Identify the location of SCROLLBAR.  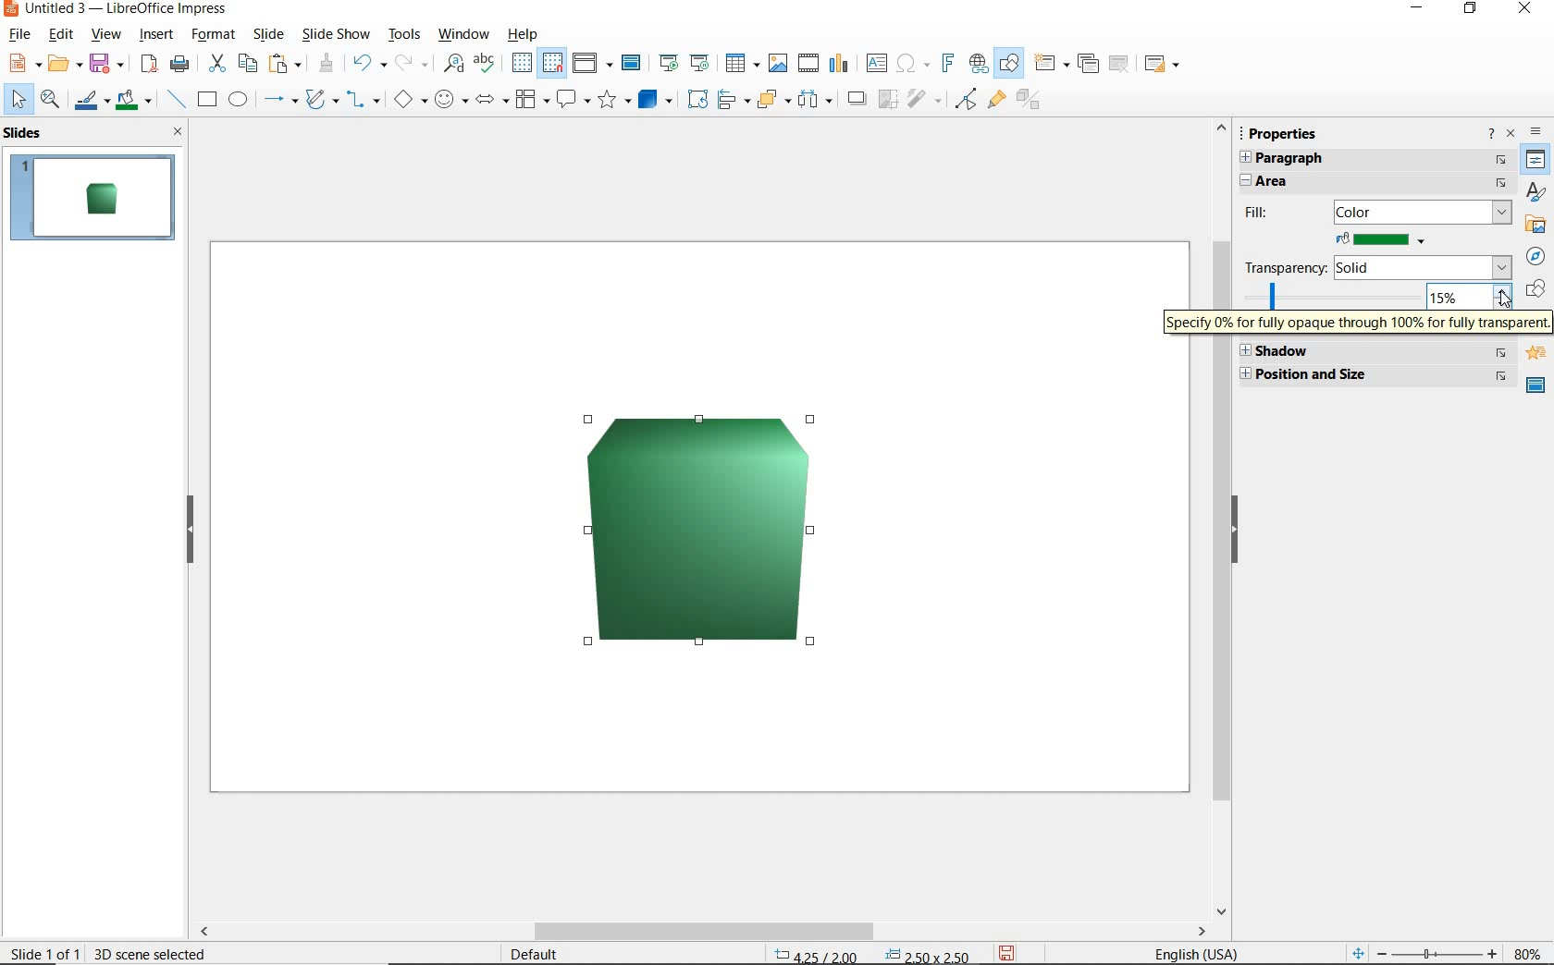
(1216, 629).